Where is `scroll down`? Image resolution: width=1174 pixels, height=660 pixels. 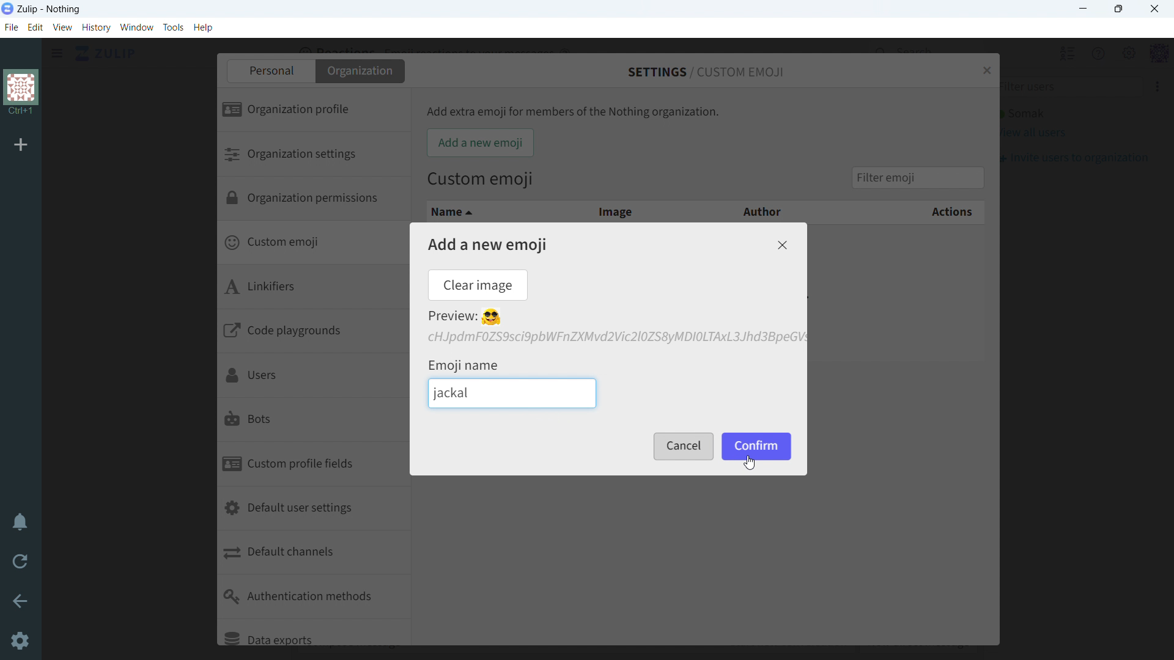 scroll down is located at coordinates (1167, 653).